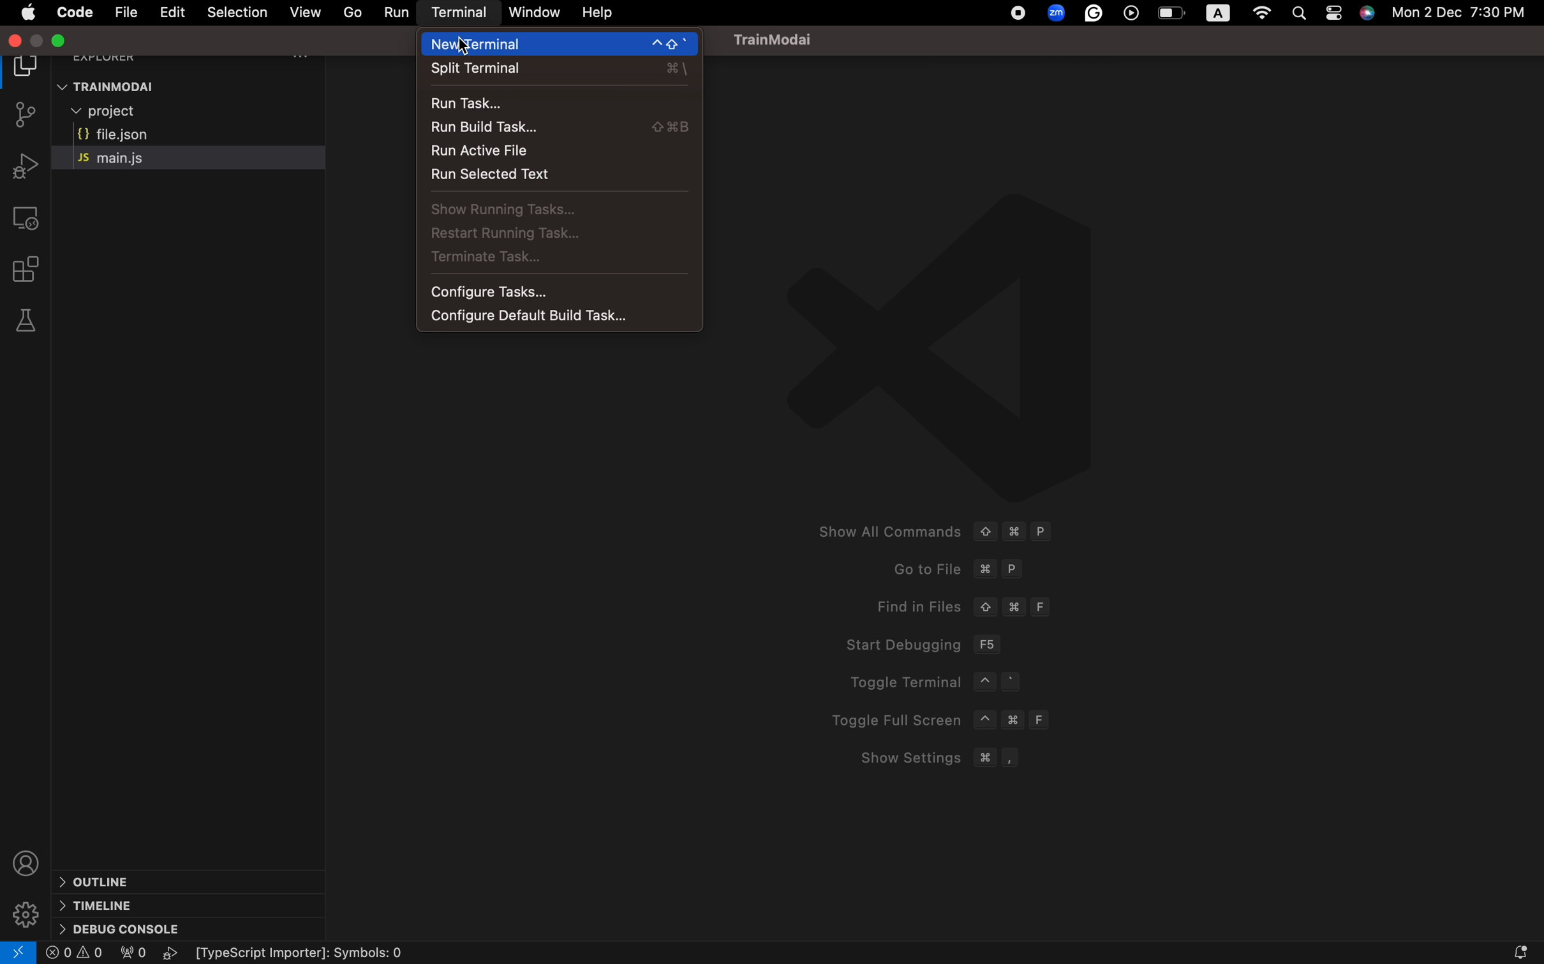 The height and width of the screenshot is (964, 1544). I want to click on cursor, so click(461, 45).